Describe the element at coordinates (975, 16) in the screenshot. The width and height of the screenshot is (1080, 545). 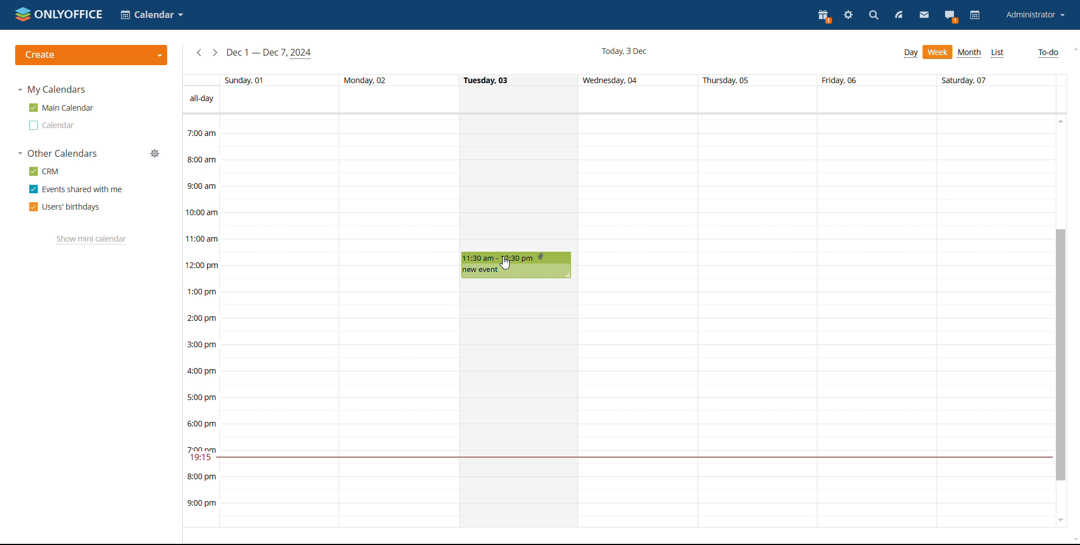
I see `calendar` at that location.